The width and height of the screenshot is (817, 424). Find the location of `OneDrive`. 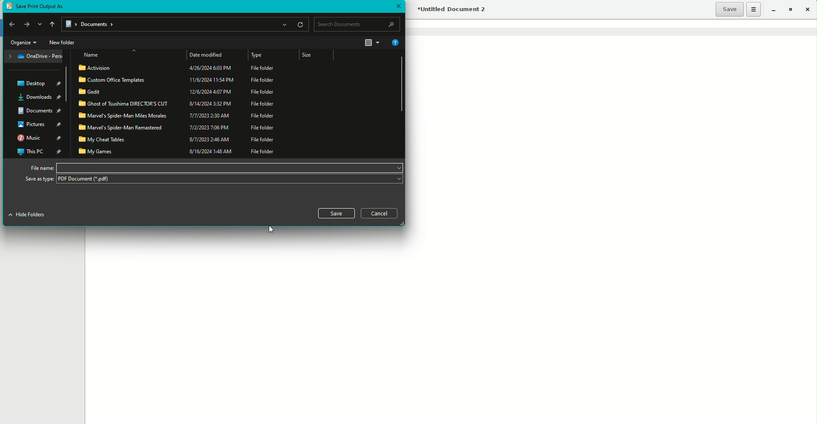

OneDrive is located at coordinates (35, 57).